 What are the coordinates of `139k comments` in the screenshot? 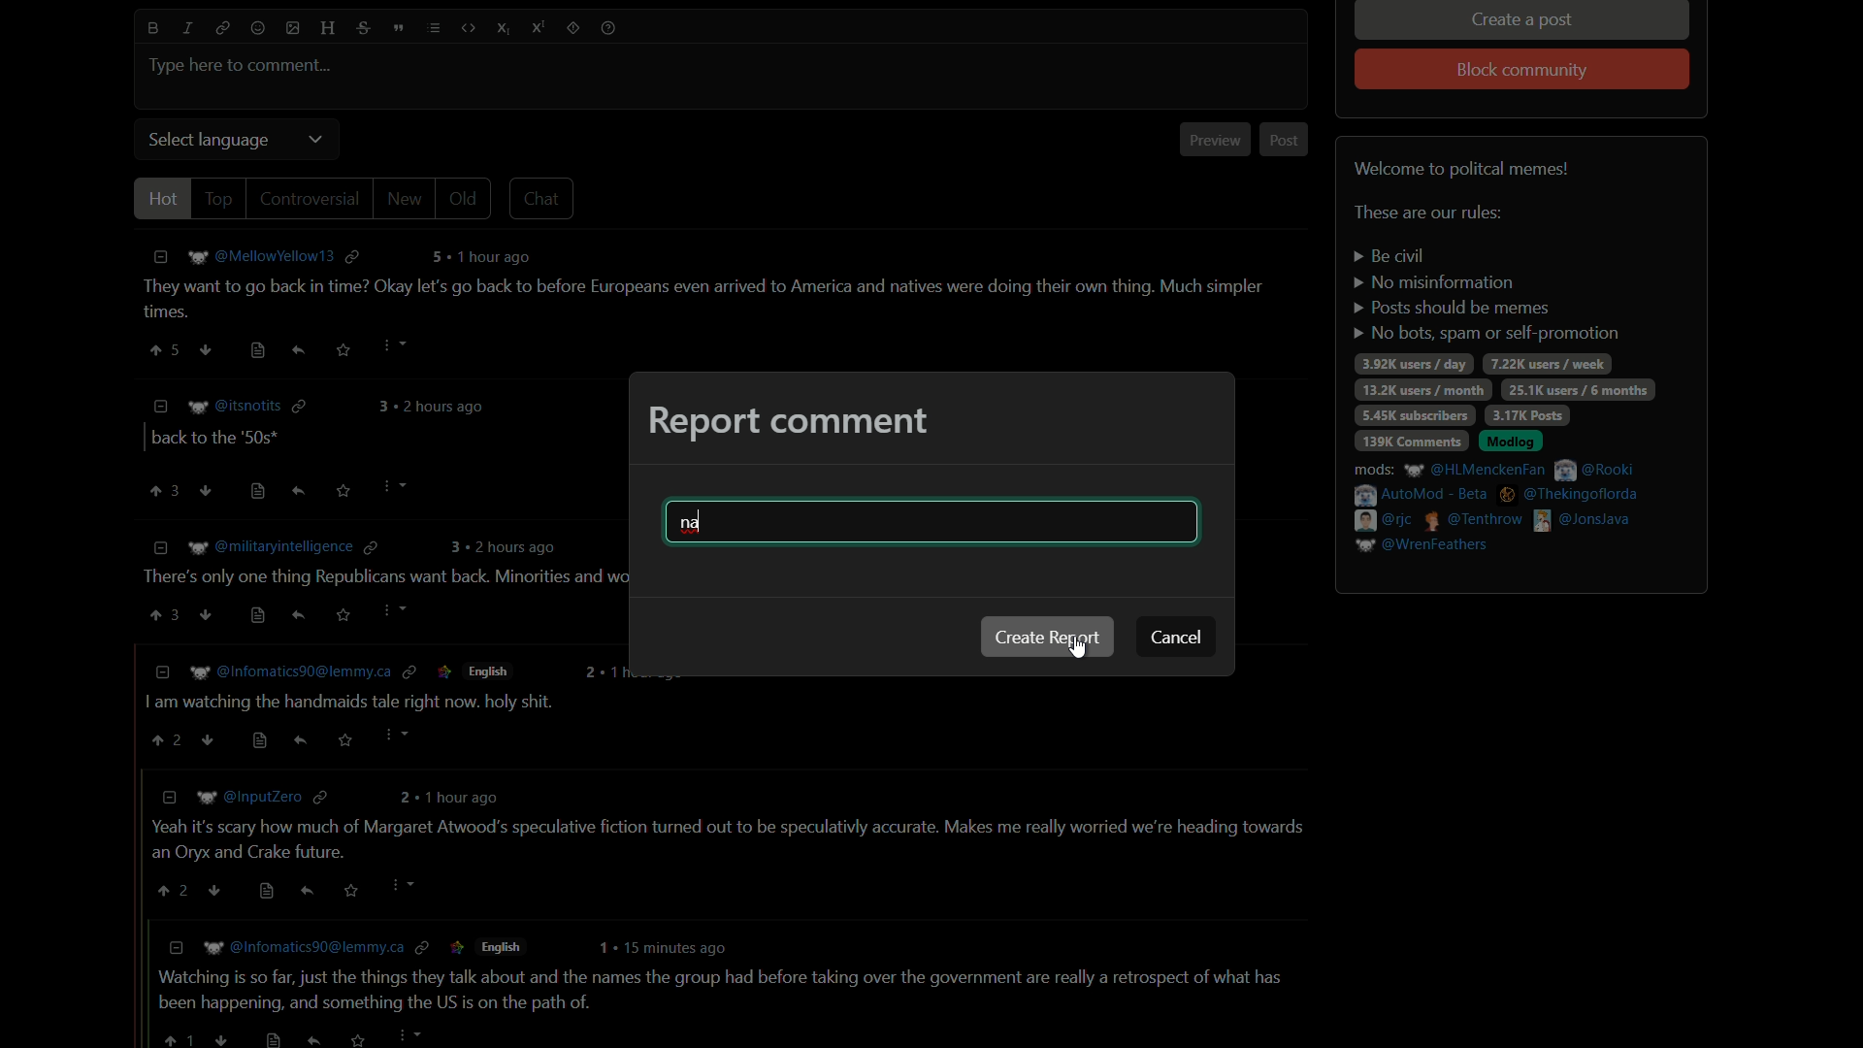 It's located at (1411, 441).